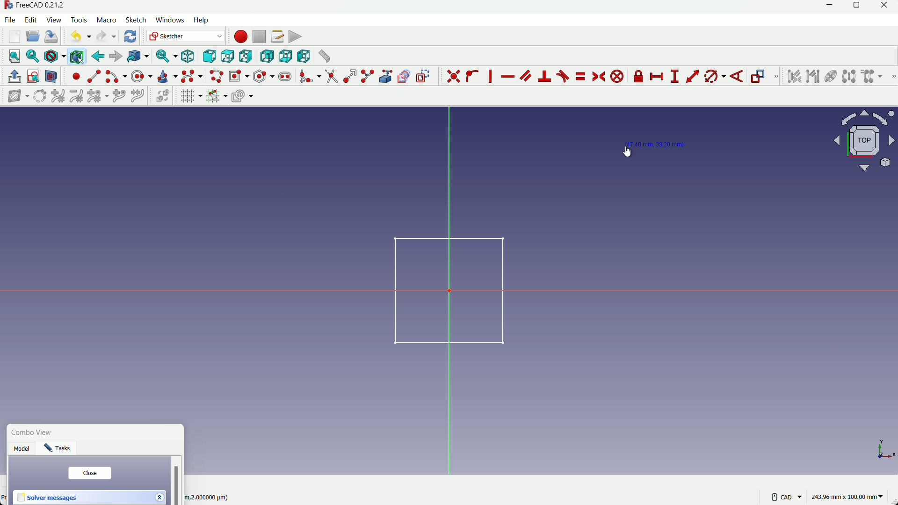  I want to click on rotate or change view, so click(865, 140).